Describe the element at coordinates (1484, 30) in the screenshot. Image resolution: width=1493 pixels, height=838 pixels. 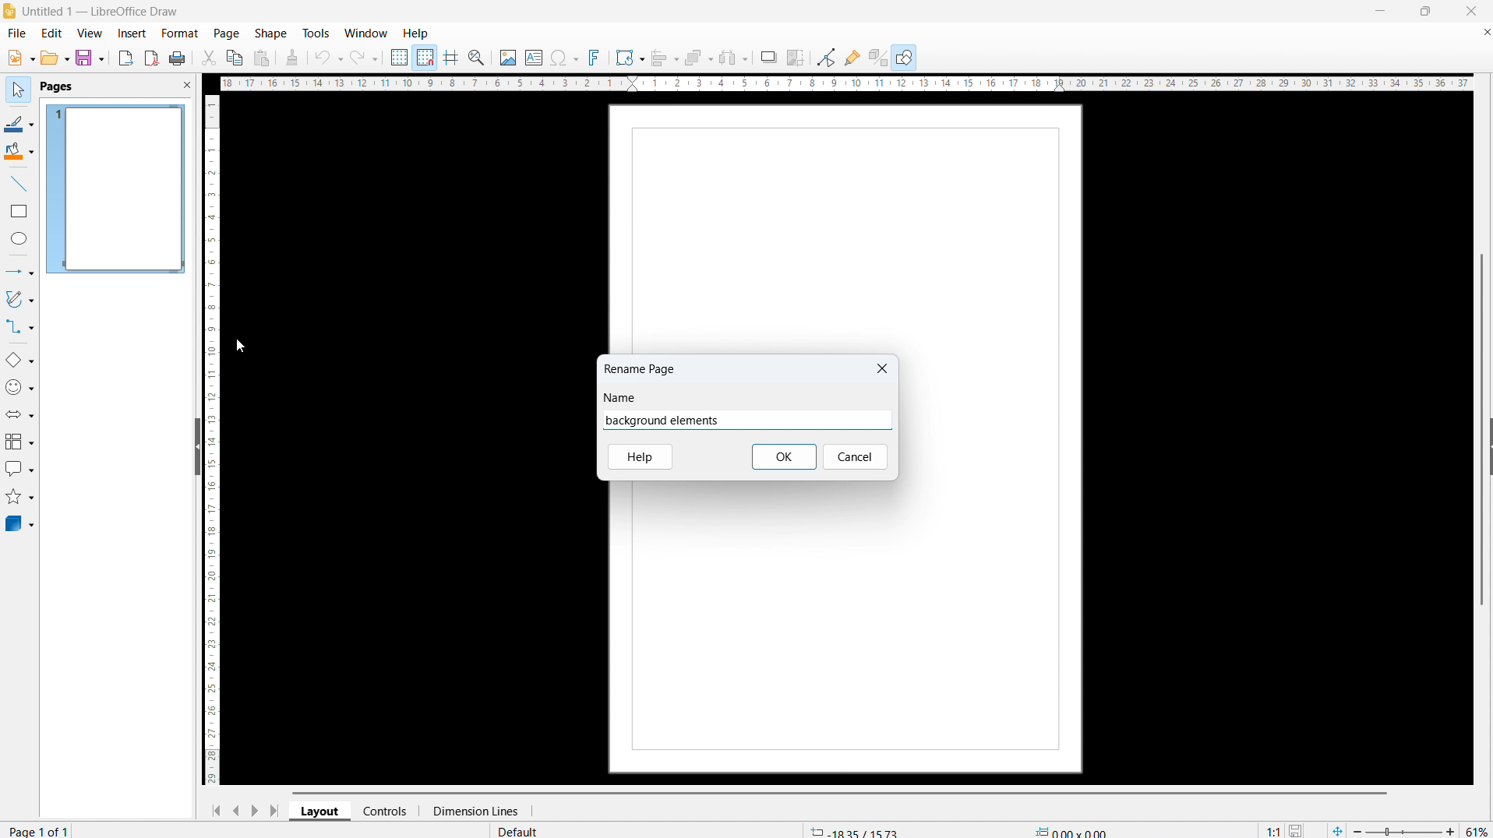
I see `Close document ` at that location.